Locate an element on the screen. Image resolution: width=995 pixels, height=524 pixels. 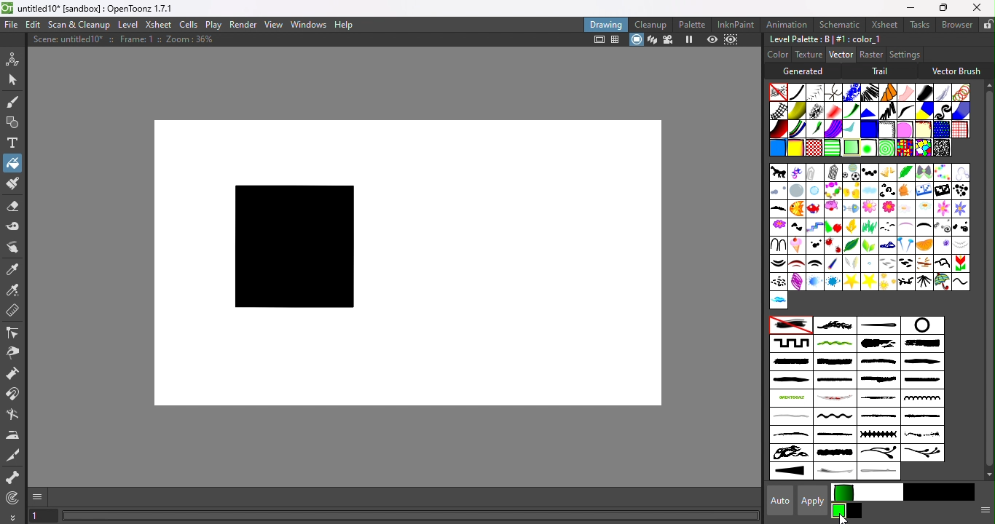
Concentric is located at coordinates (884, 148).